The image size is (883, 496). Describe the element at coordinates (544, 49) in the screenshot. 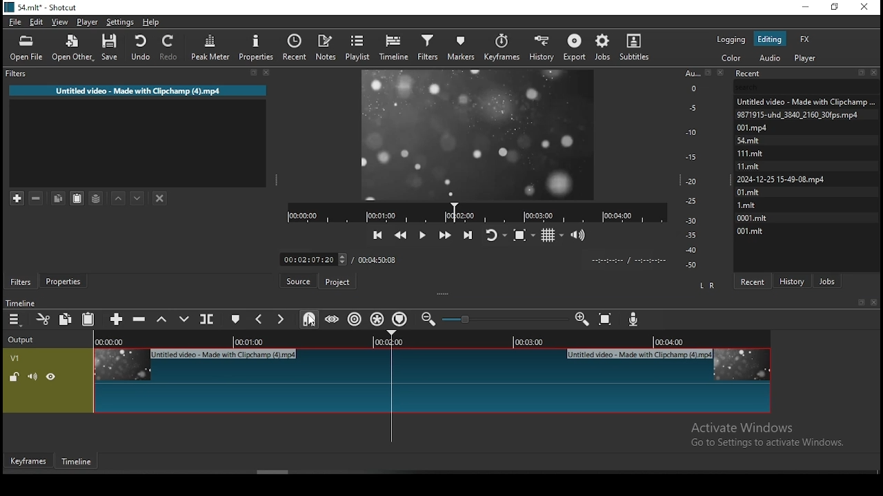

I see `history` at that location.